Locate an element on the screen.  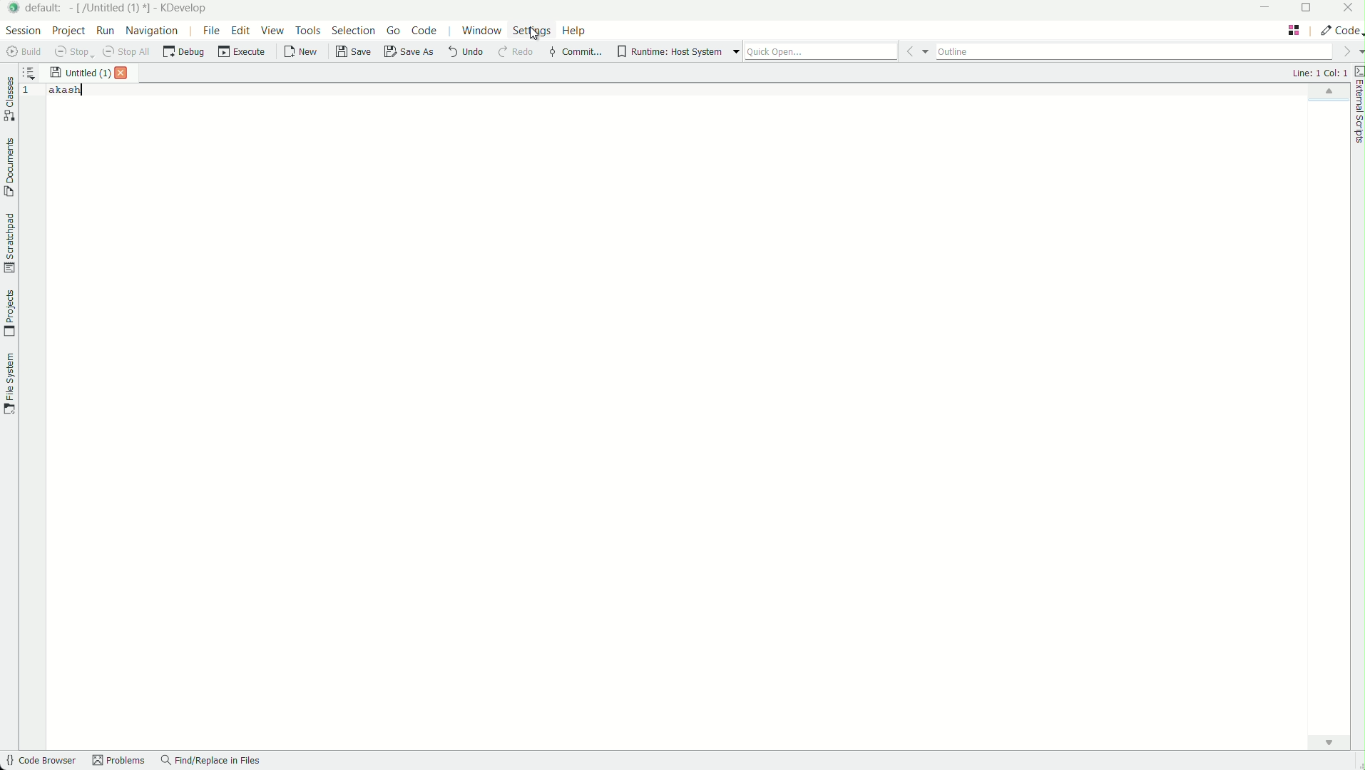
window menu is located at coordinates (481, 33).